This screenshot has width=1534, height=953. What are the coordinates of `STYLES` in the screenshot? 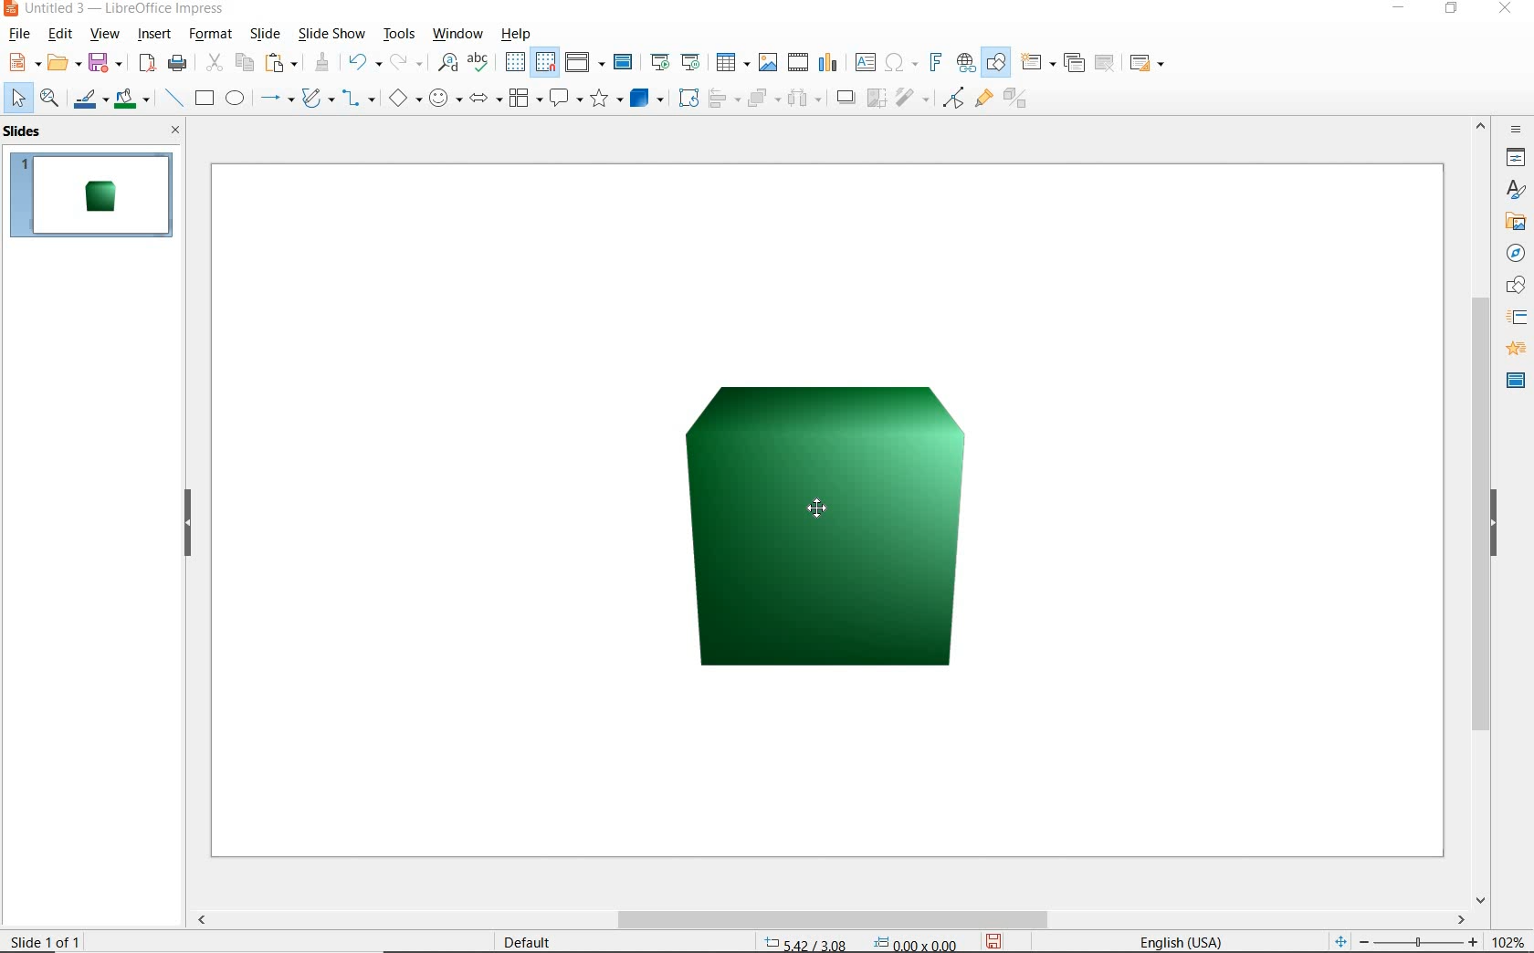 It's located at (1516, 192).